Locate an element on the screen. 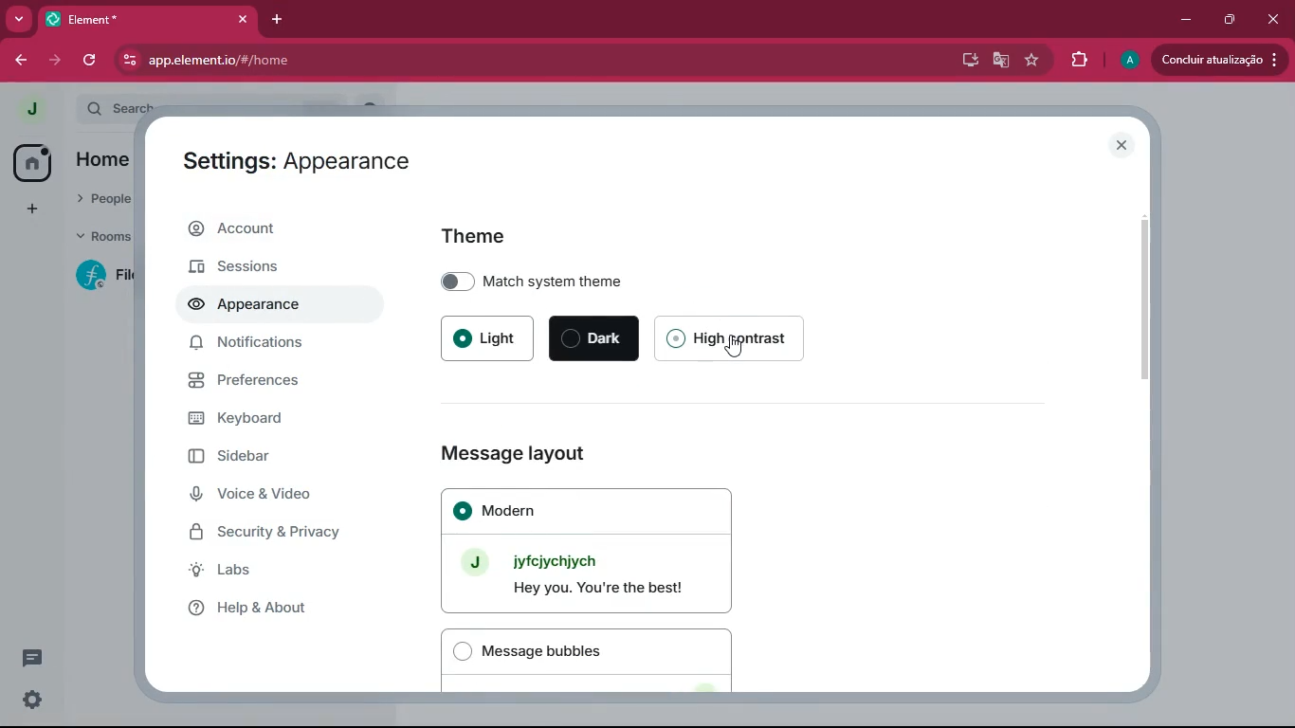 The width and height of the screenshot is (1295, 728). google translate is located at coordinates (999, 61).